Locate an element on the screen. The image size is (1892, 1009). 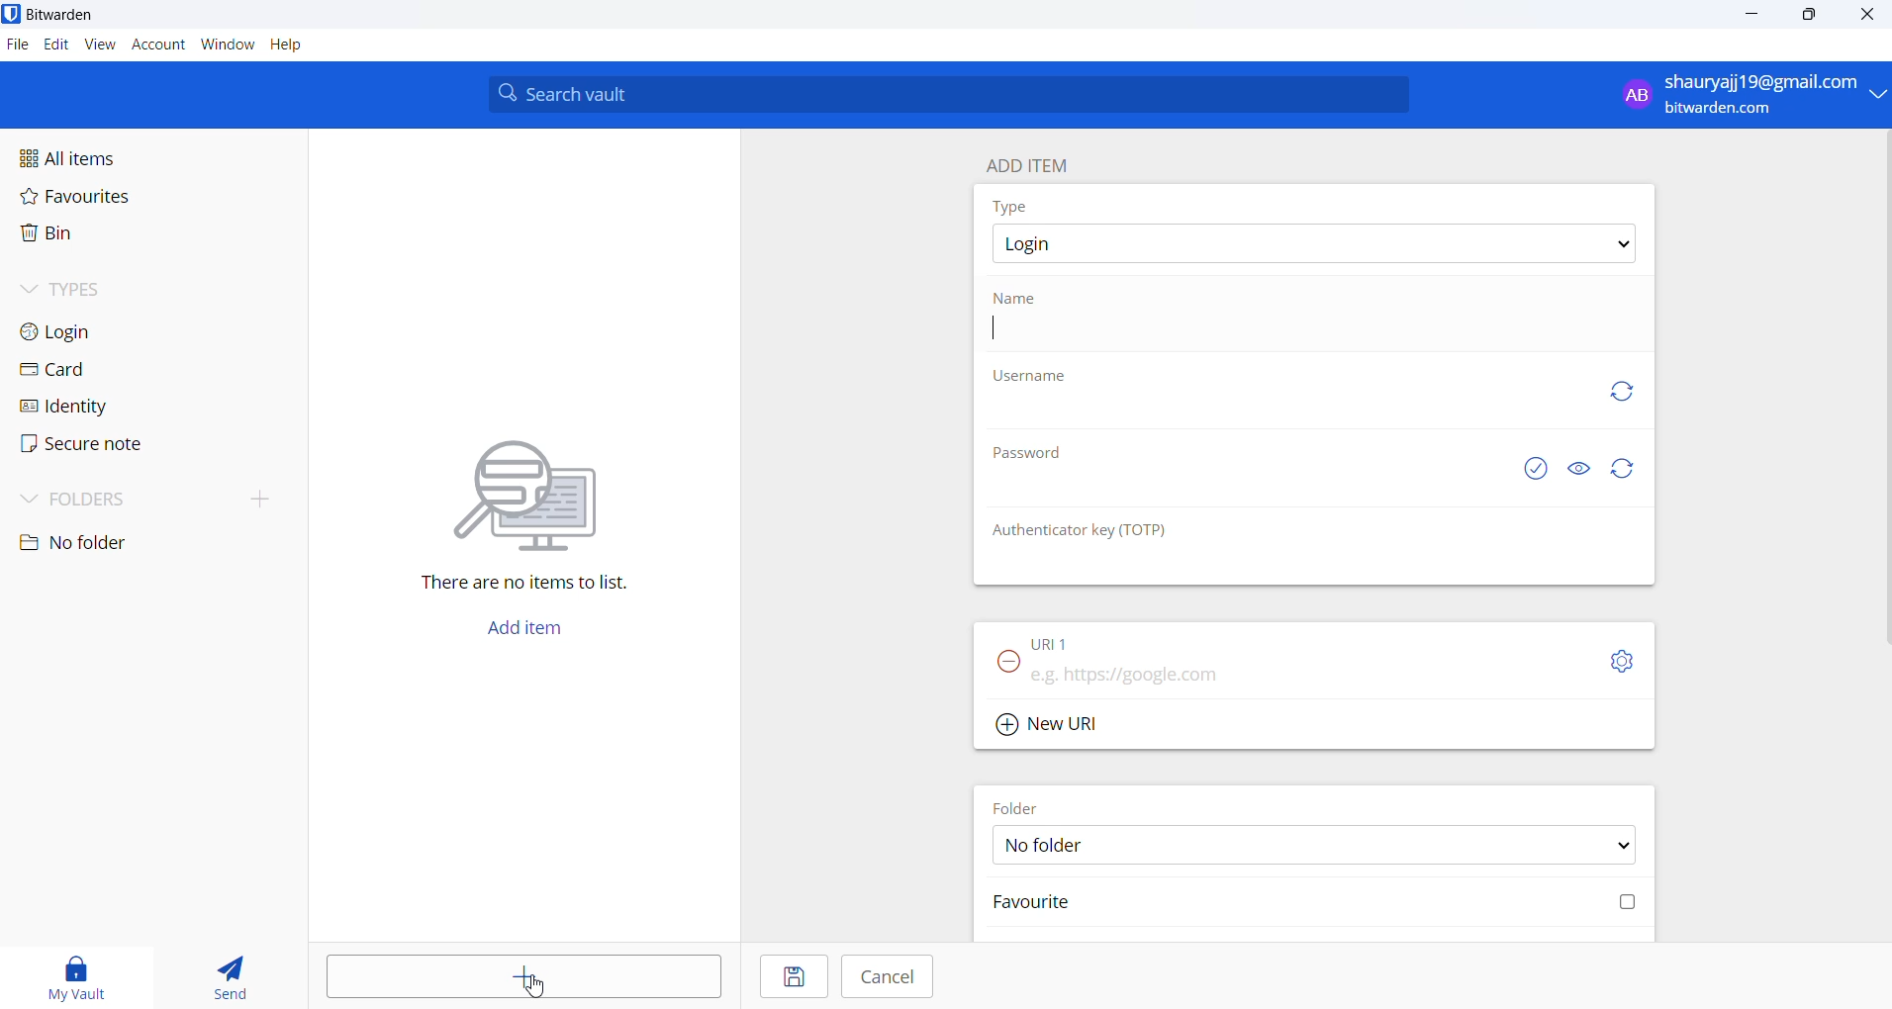
account is located at coordinates (158, 46).